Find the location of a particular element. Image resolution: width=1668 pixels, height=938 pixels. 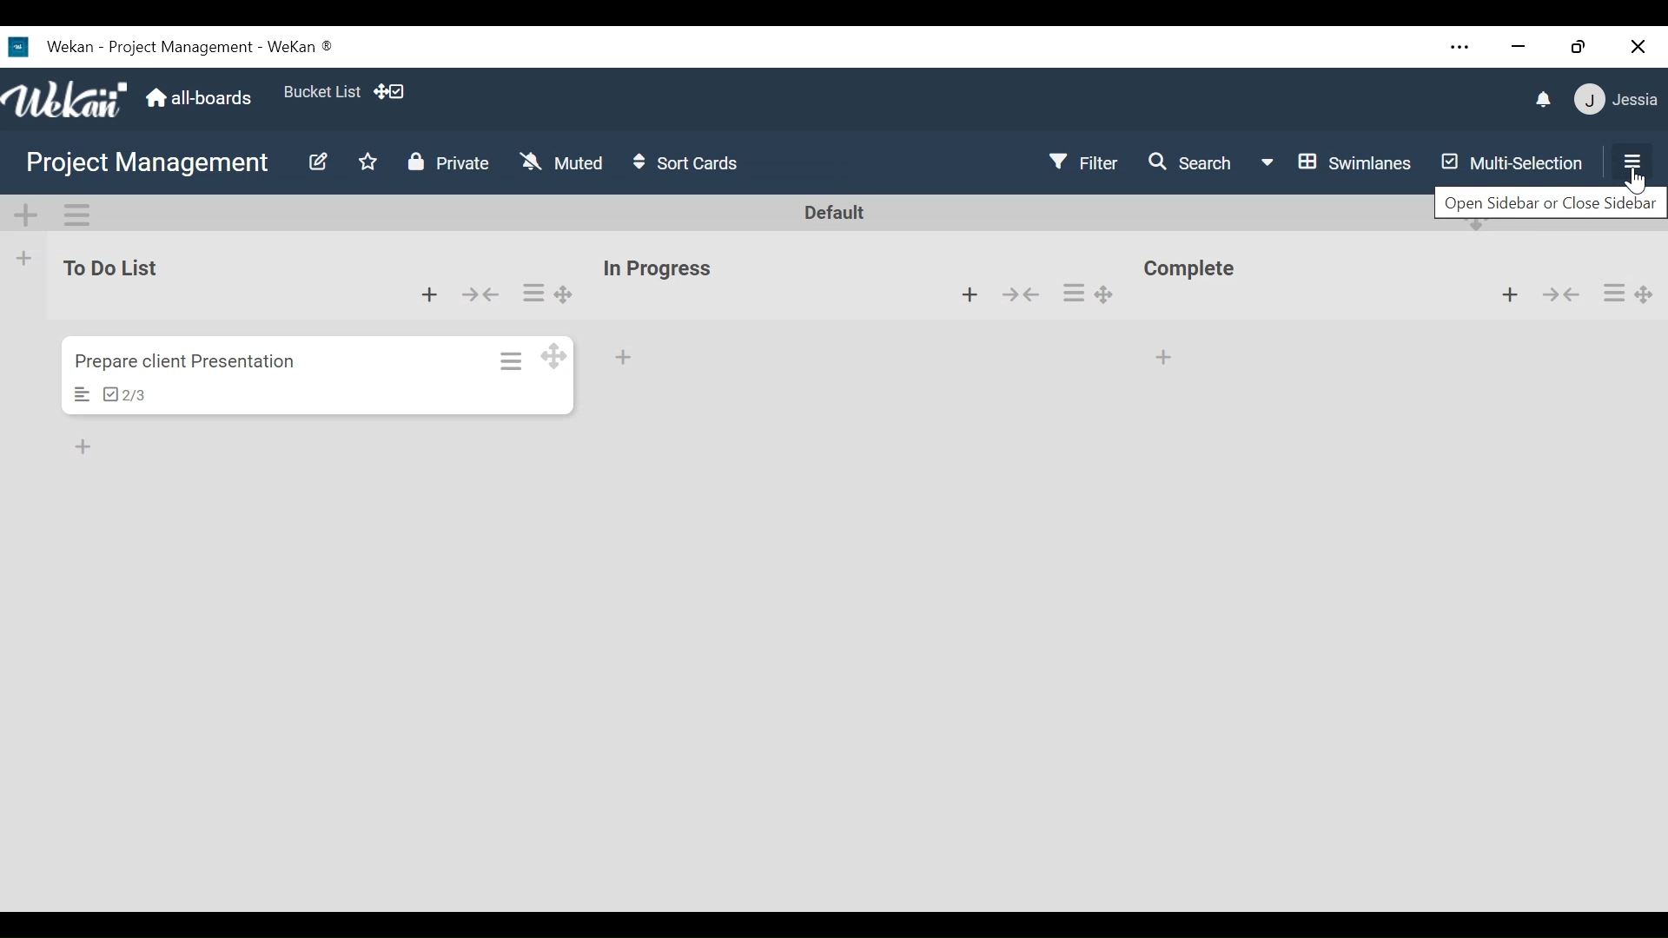

Collapse is located at coordinates (1563, 295).